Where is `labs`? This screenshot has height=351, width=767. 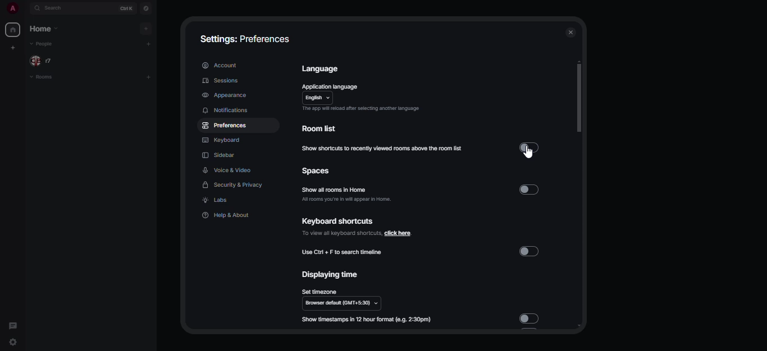 labs is located at coordinates (216, 200).